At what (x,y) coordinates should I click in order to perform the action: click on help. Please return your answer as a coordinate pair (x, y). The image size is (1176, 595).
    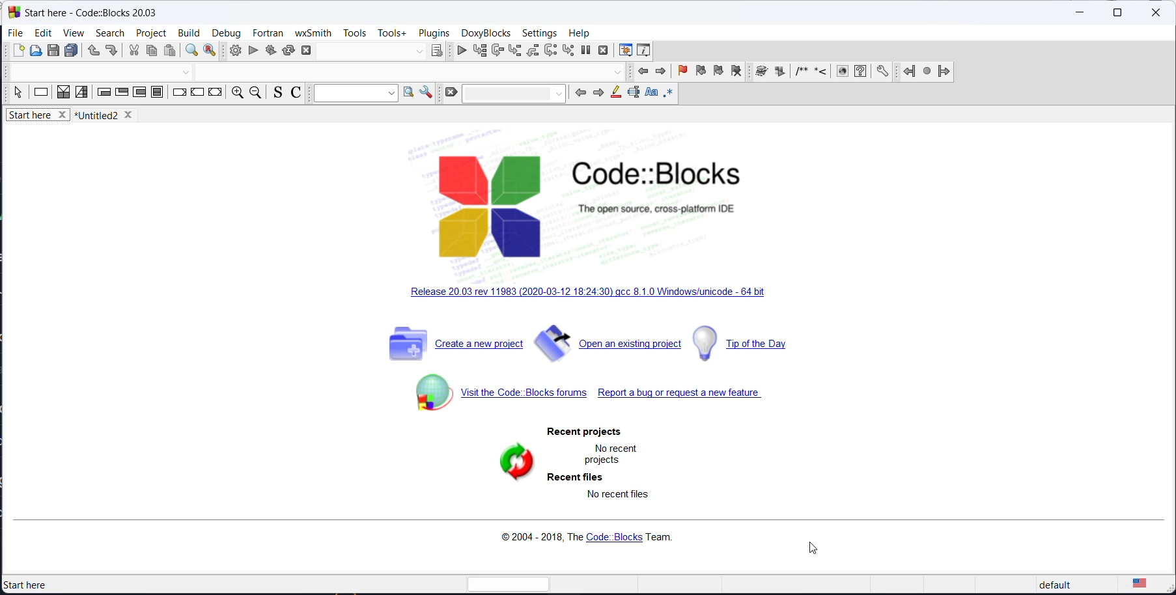
    Looking at the image, I should click on (580, 31).